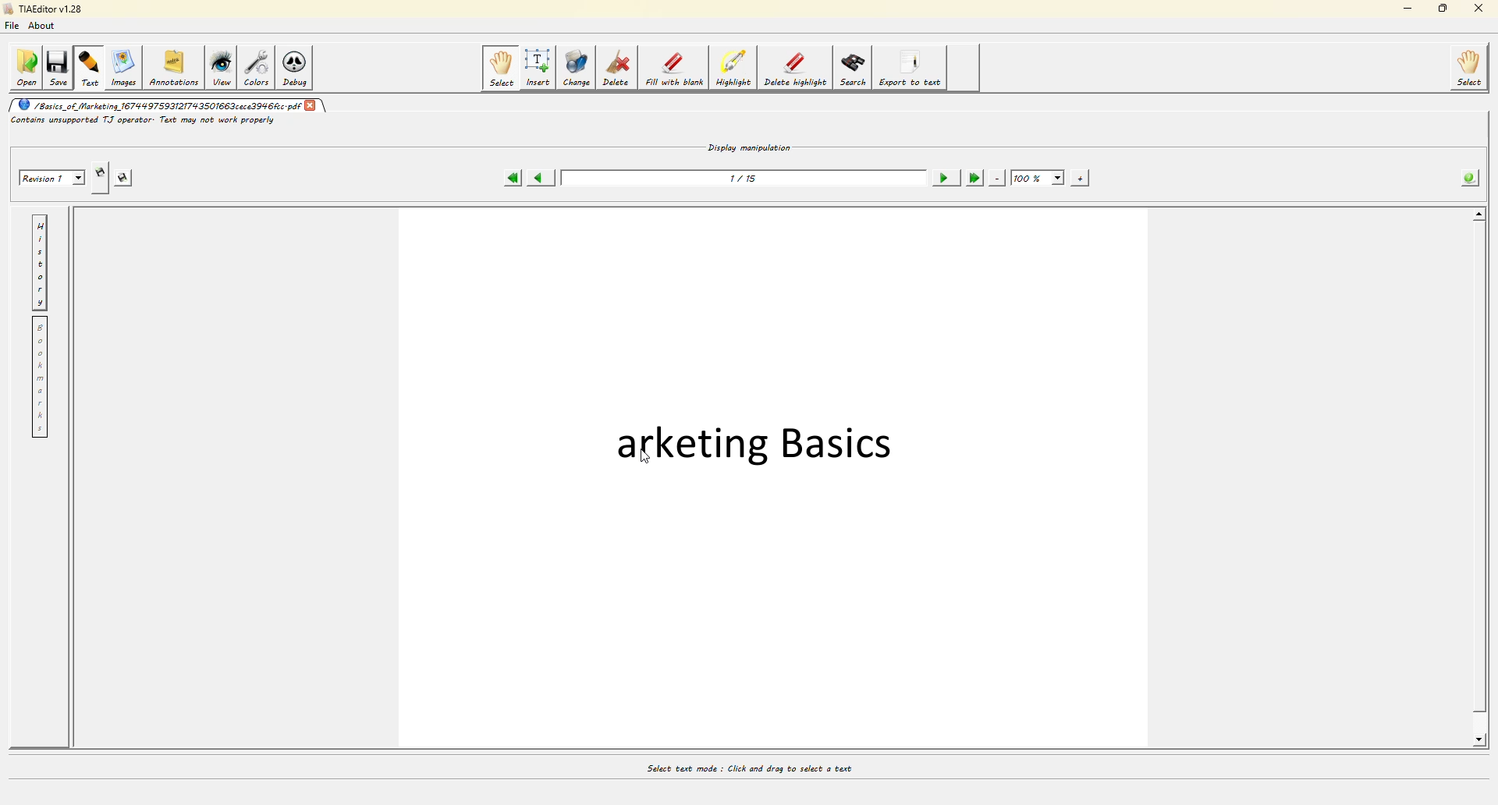 The image size is (1498, 805). I want to click on minimize, so click(1404, 10).